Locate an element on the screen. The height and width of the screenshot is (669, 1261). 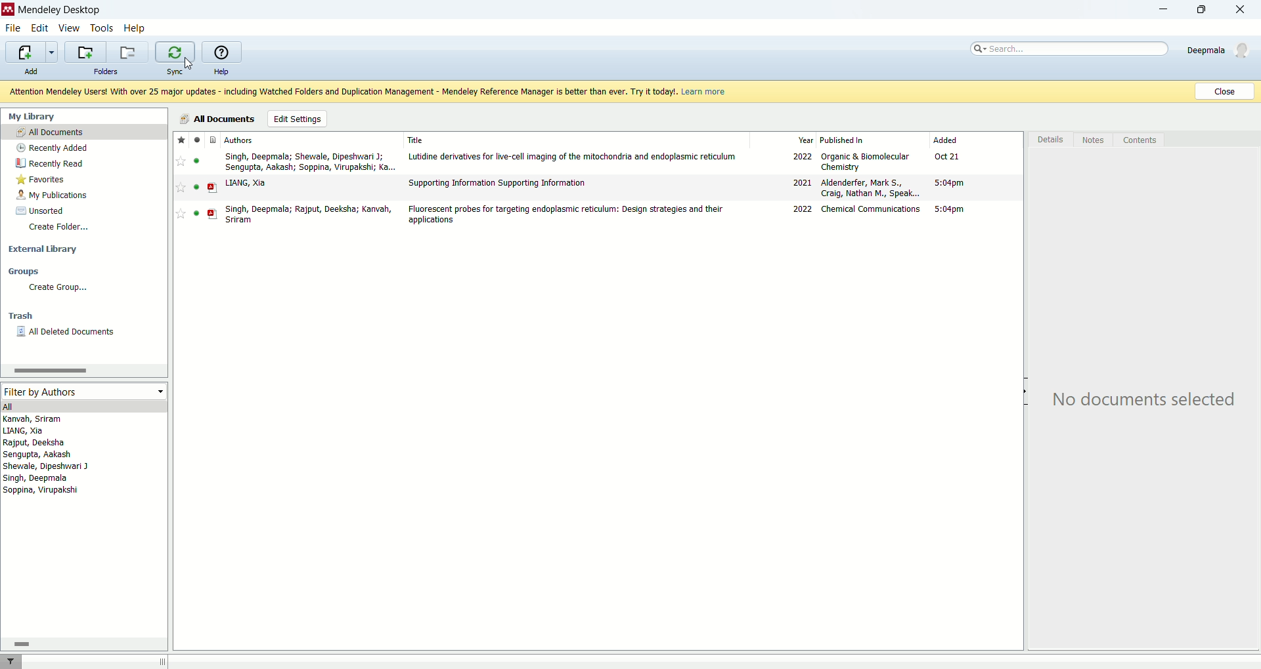
Singh, Deepmala; Shewale, Dipeshwari J; Sengupta, Aakash; Soppina, Virupakshi; Ka... is located at coordinates (311, 162).